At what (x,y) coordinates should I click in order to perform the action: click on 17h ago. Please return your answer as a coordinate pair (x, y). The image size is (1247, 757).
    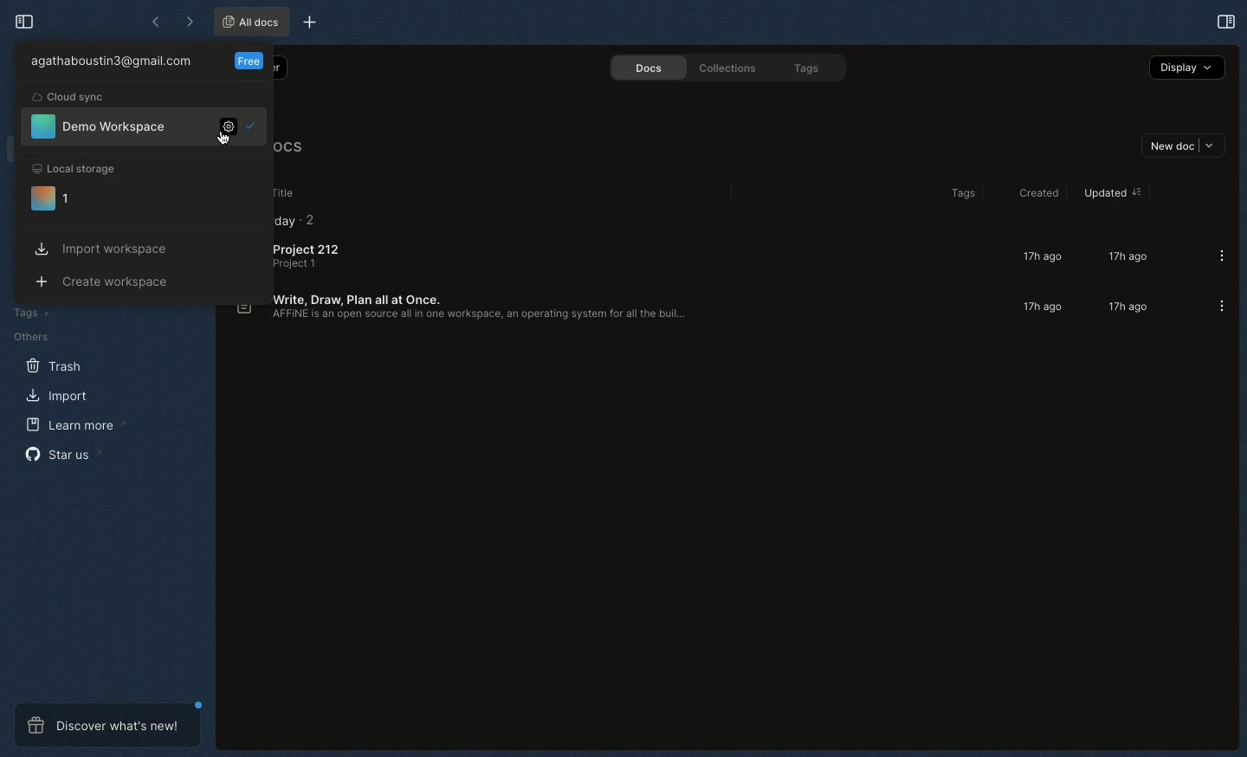
    Looking at the image, I should click on (1125, 307).